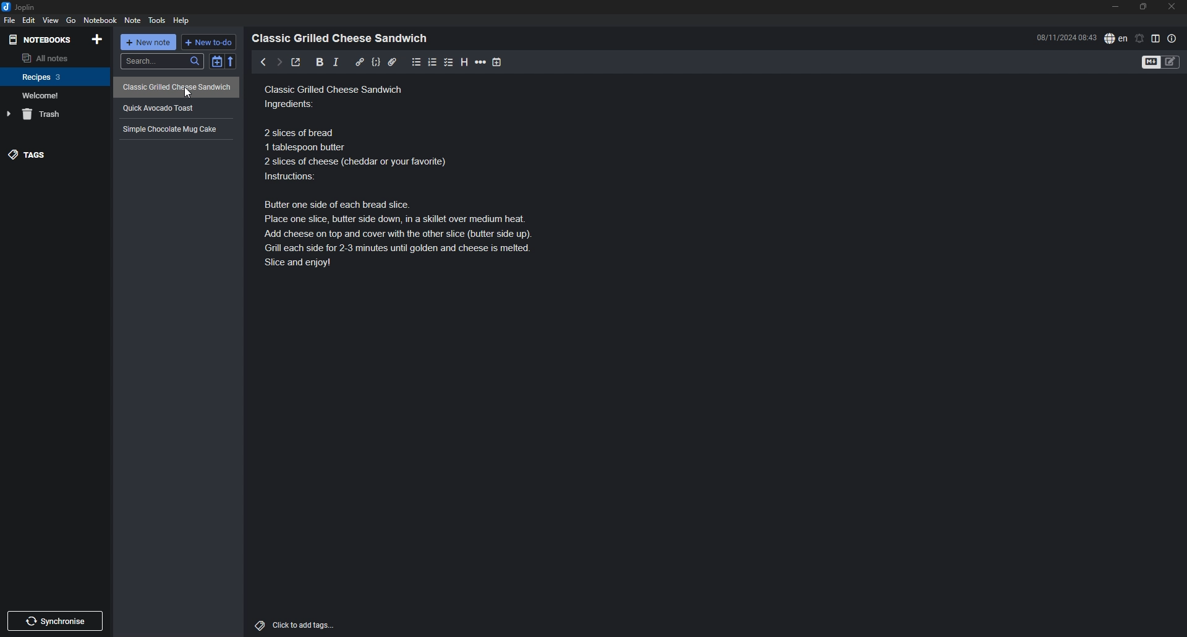 Image resolution: width=1187 pixels, height=637 pixels. I want to click on minimize, so click(1116, 7).